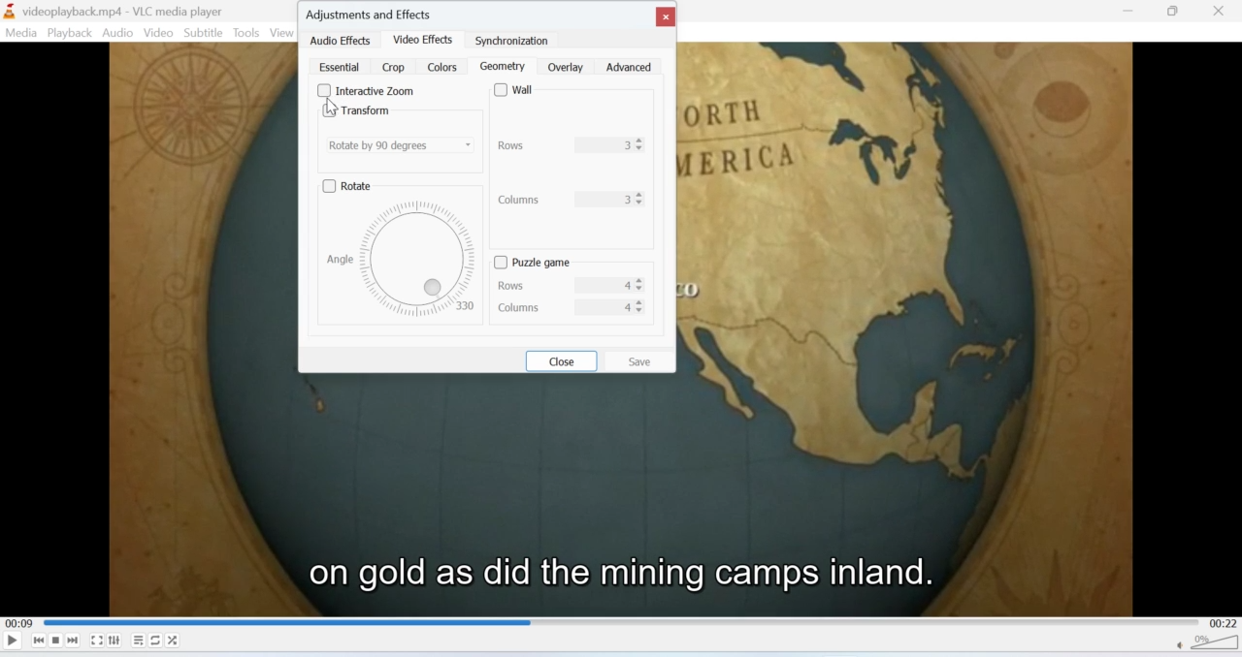 The width and height of the screenshot is (1242, 657). I want to click on Extended settings, so click(114, 640).